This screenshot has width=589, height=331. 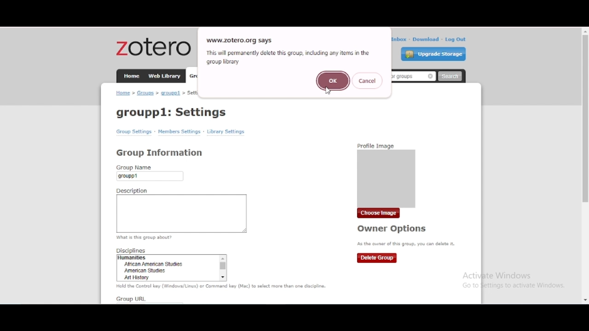 What do you see at coordinates (406, 244) in the screenshot?
I see `as the owner of this group, you can delete it.` at bounding box center [406, 244].